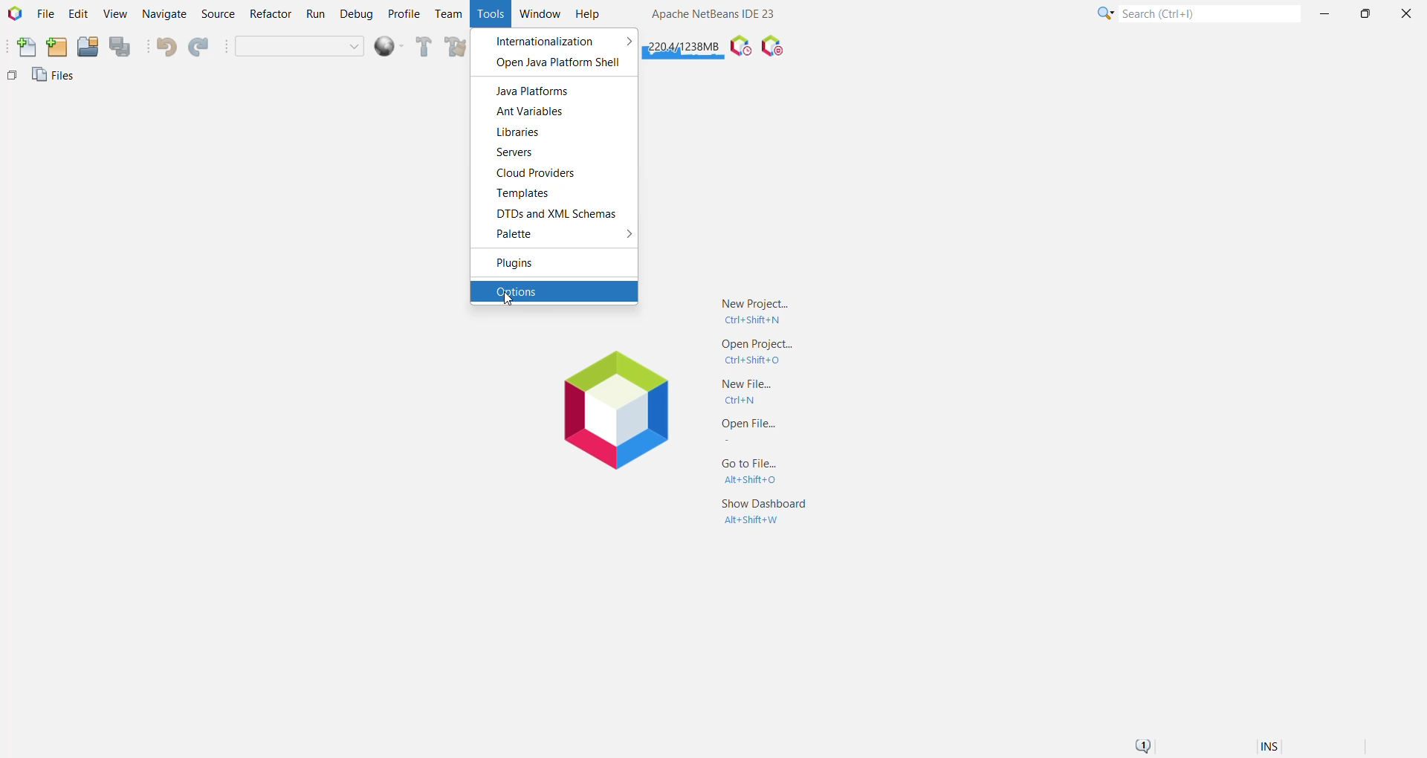 The image size is (1427, 758). I want to click on Search, so click(1208, 13).